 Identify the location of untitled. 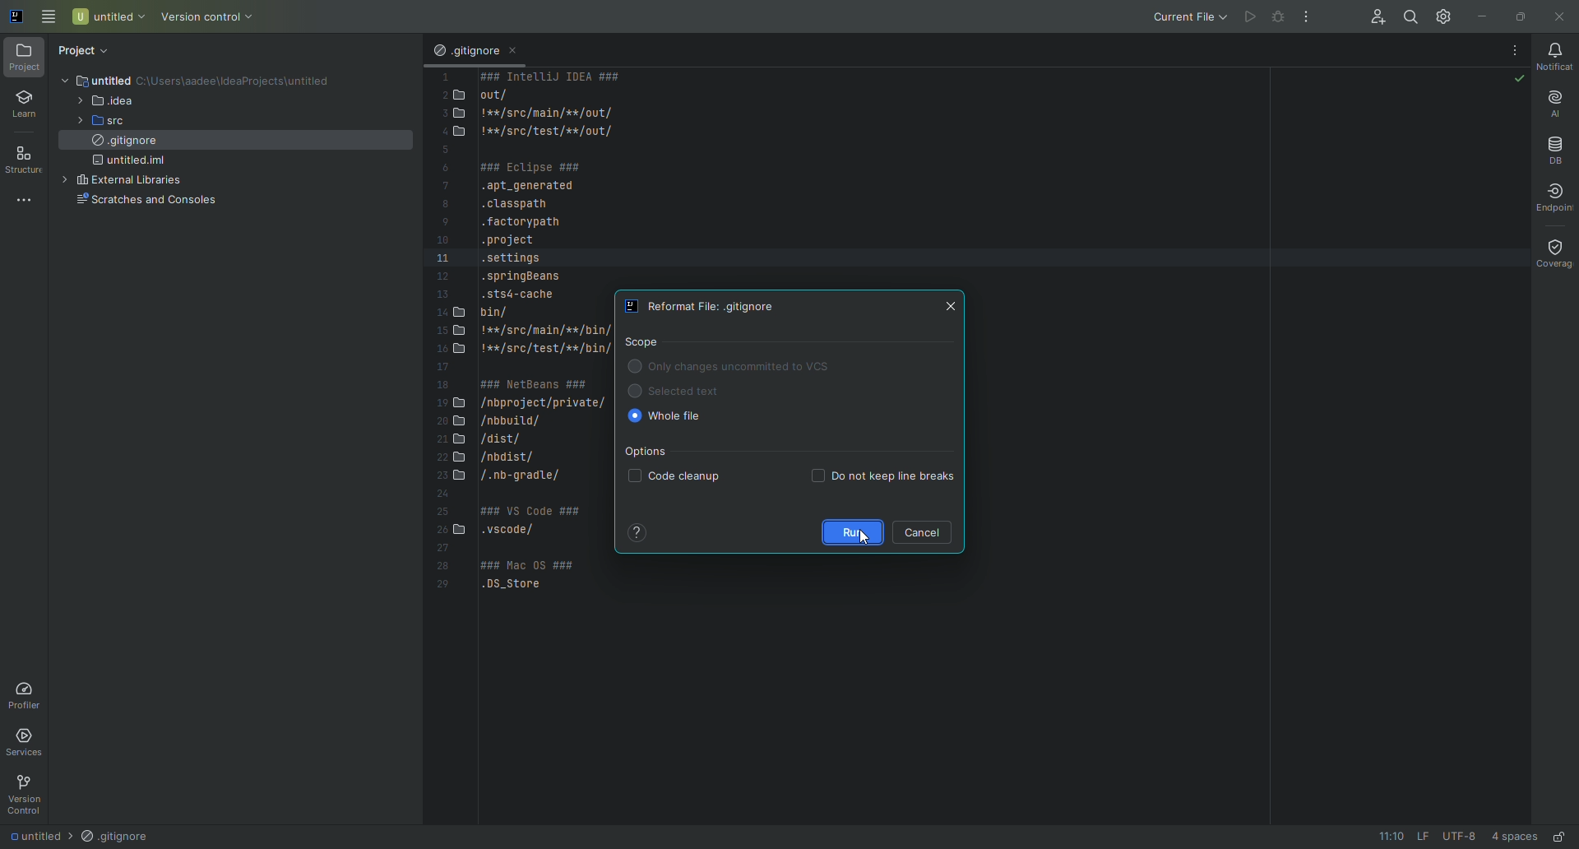
(126, 79).